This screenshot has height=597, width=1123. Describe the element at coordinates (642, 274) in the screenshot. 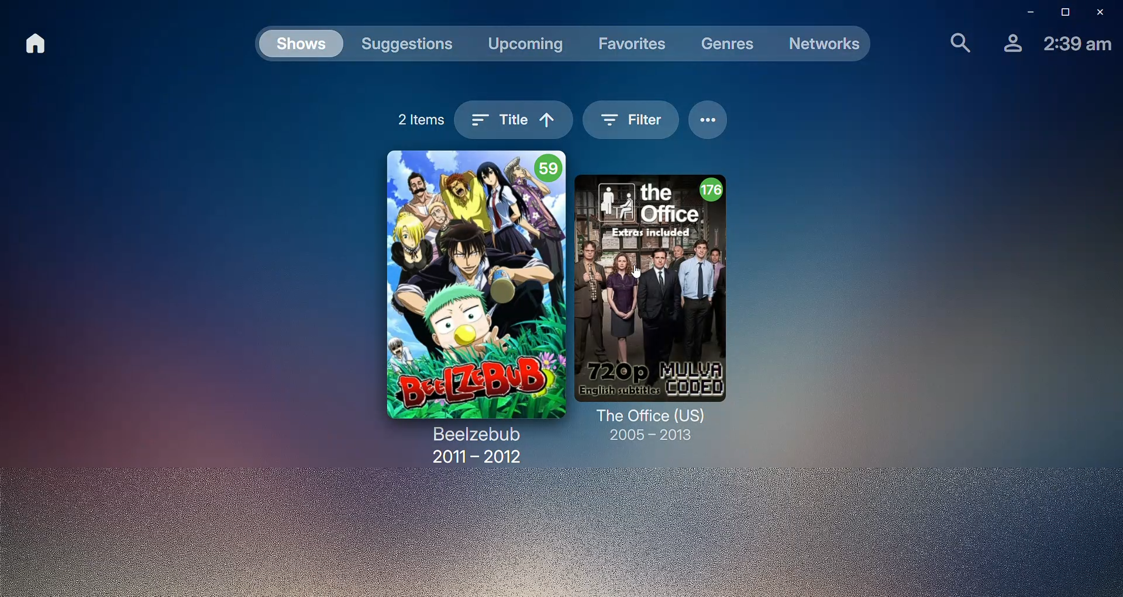

I see `cursor` at that location.